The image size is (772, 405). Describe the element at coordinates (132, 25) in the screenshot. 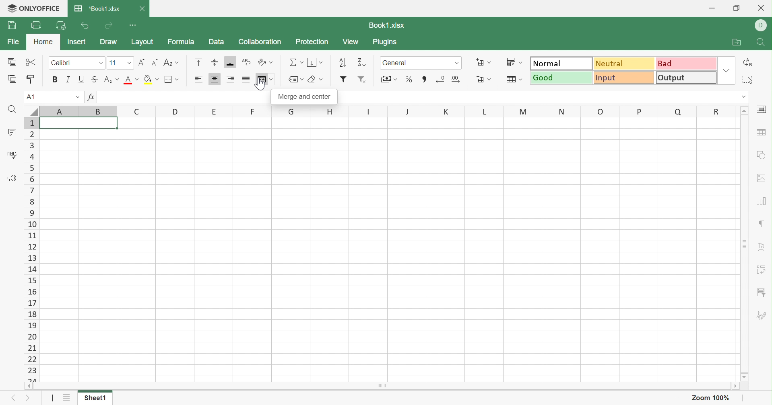

I see `Customize Quick Access Toolbar` at that location.